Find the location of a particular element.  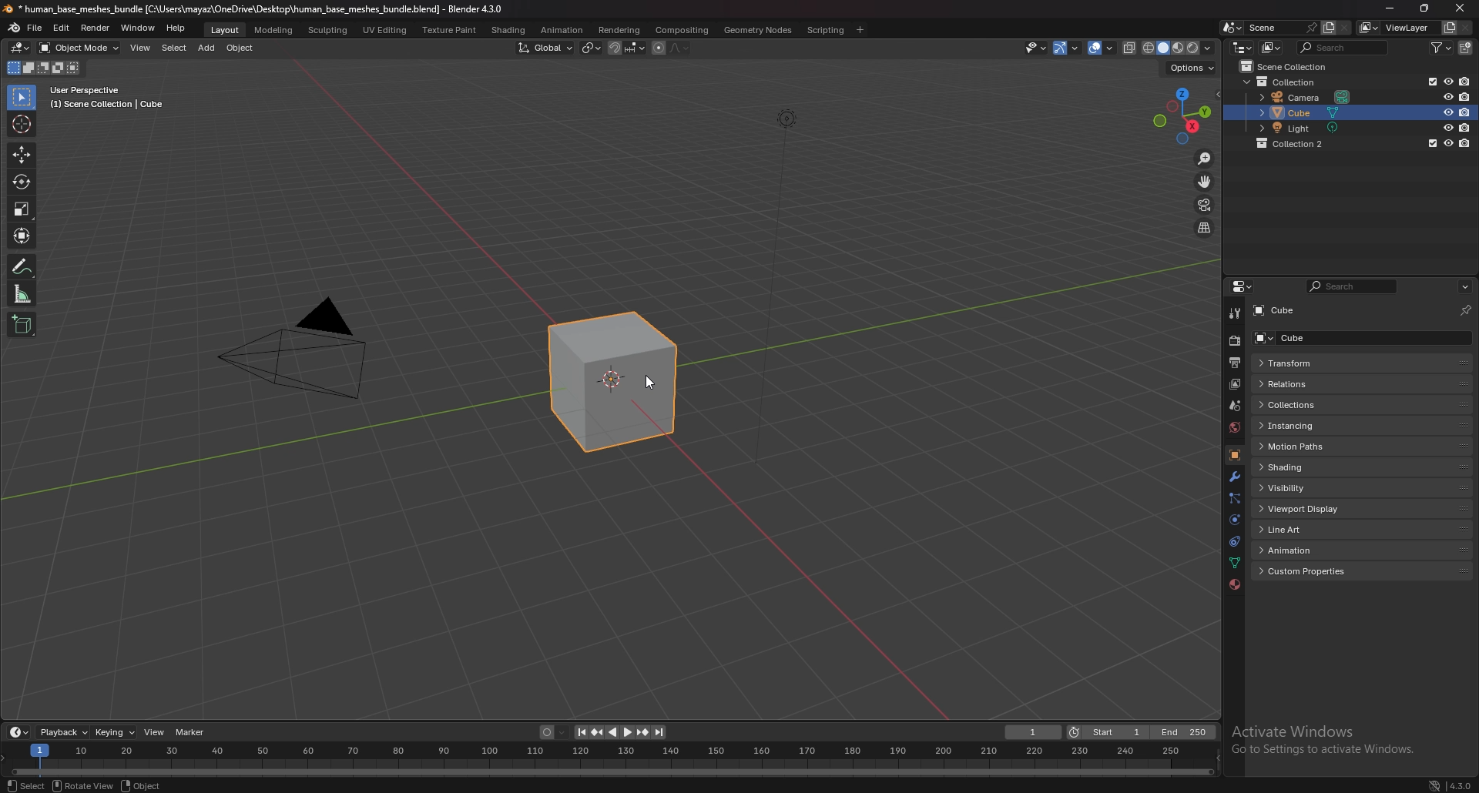

annotation is located at coordinates (23, 266).